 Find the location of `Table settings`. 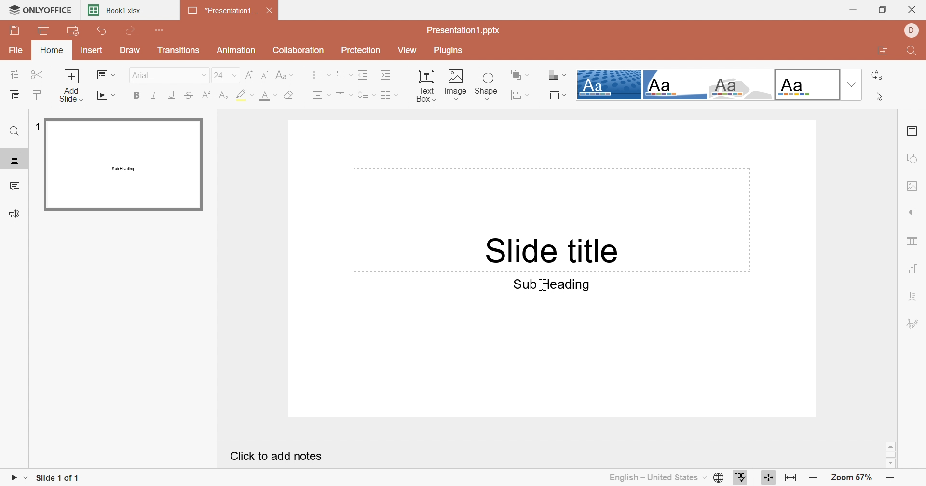

Table settings is located at coordinates (913, 241).